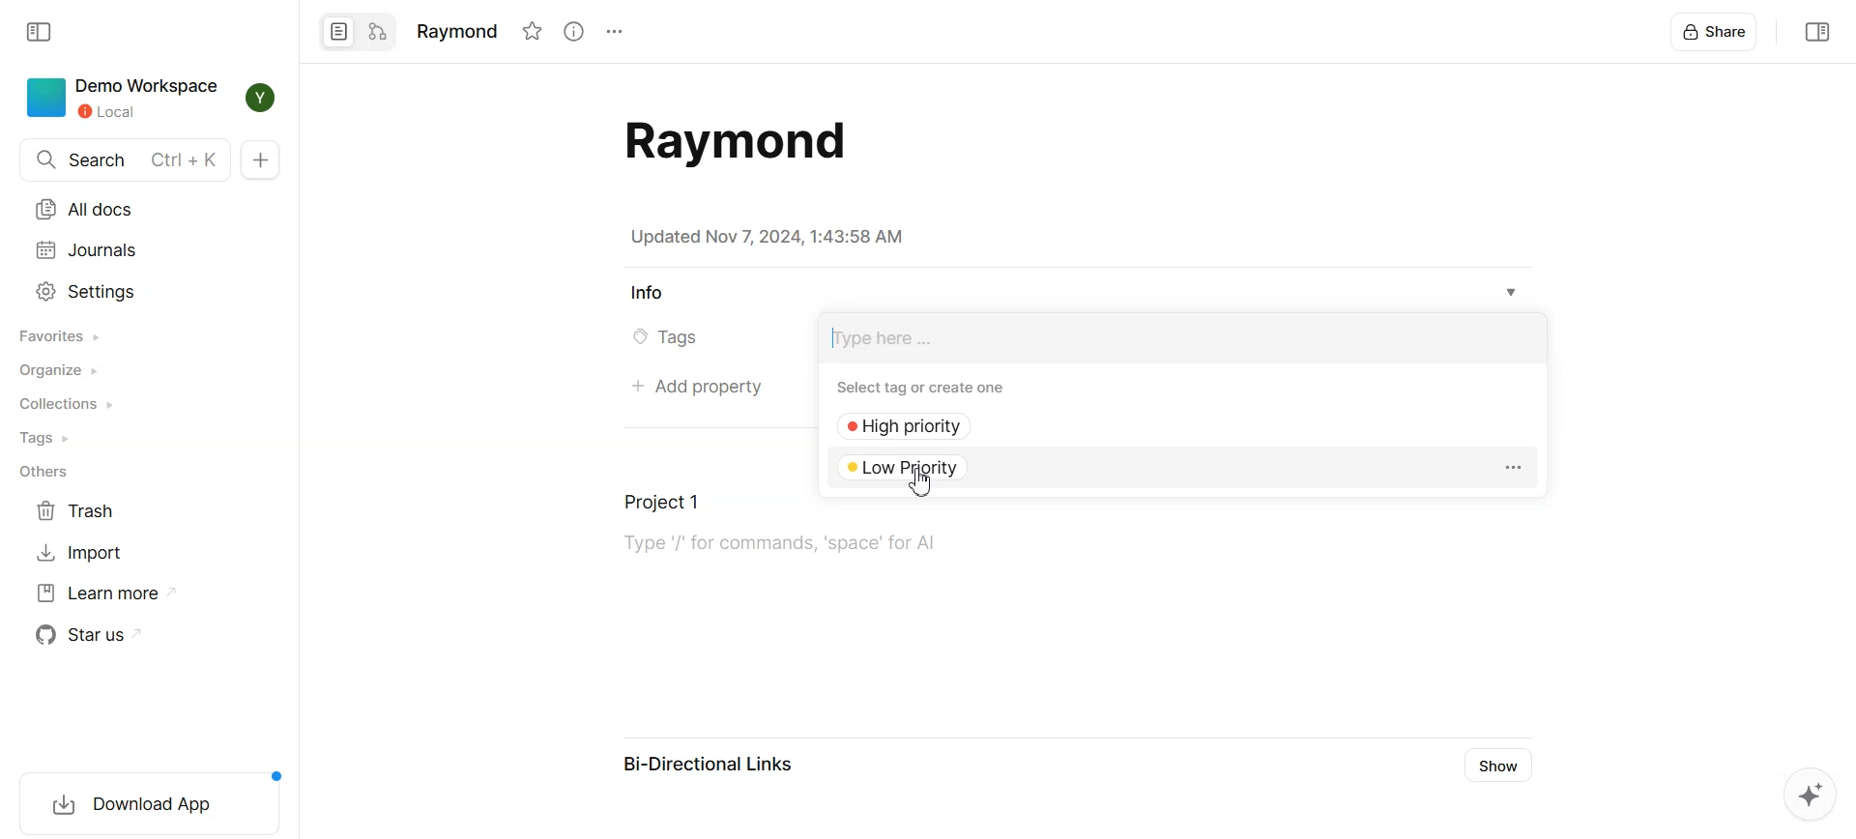 The image size is (1856, 839). Describe the element at coordinates (378, 32) in the screenshot. I see `Edgeless` at that location.